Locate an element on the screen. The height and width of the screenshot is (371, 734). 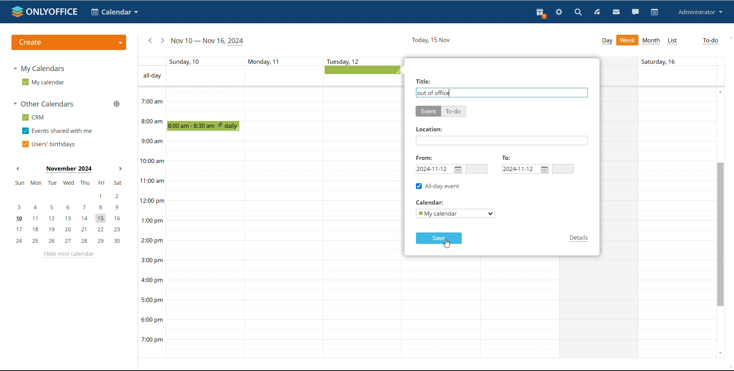
settings is located at coordinates (559, 12).